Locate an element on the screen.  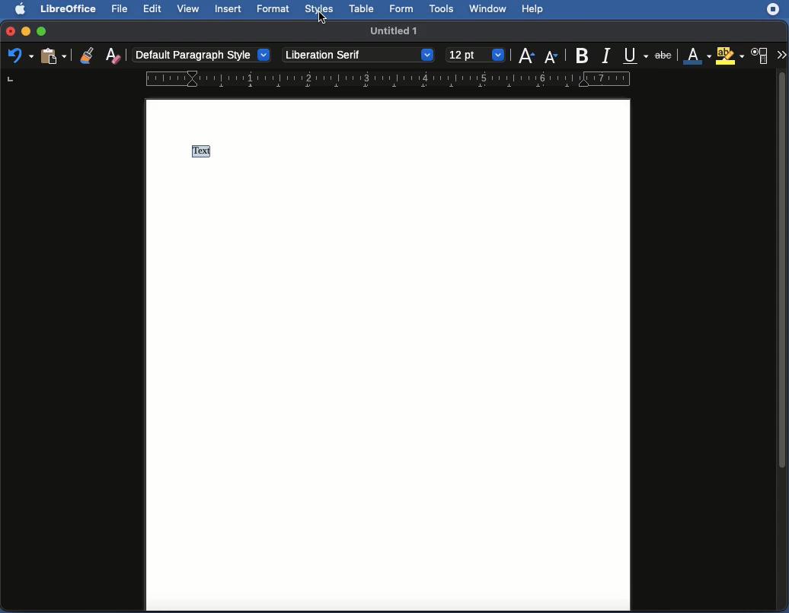
Tools is located at coordinates (442, 10).